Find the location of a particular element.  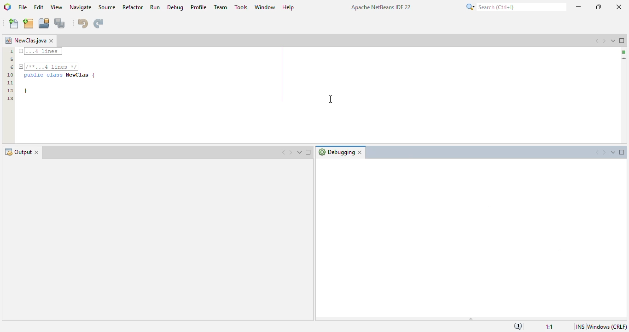

Maximize is located at coordinates (310, 153).